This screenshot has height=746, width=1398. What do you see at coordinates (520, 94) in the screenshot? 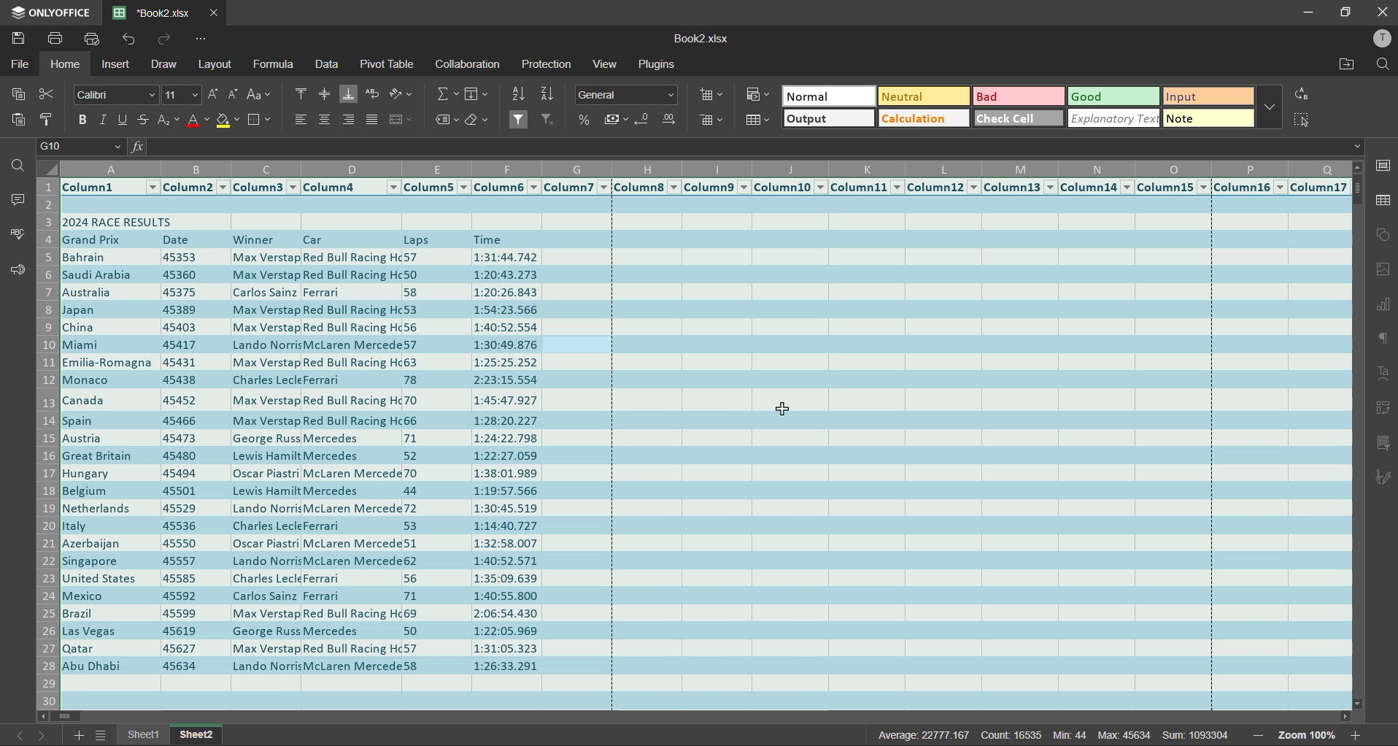
I see `sort ascending` at bounding box center [520, 94].